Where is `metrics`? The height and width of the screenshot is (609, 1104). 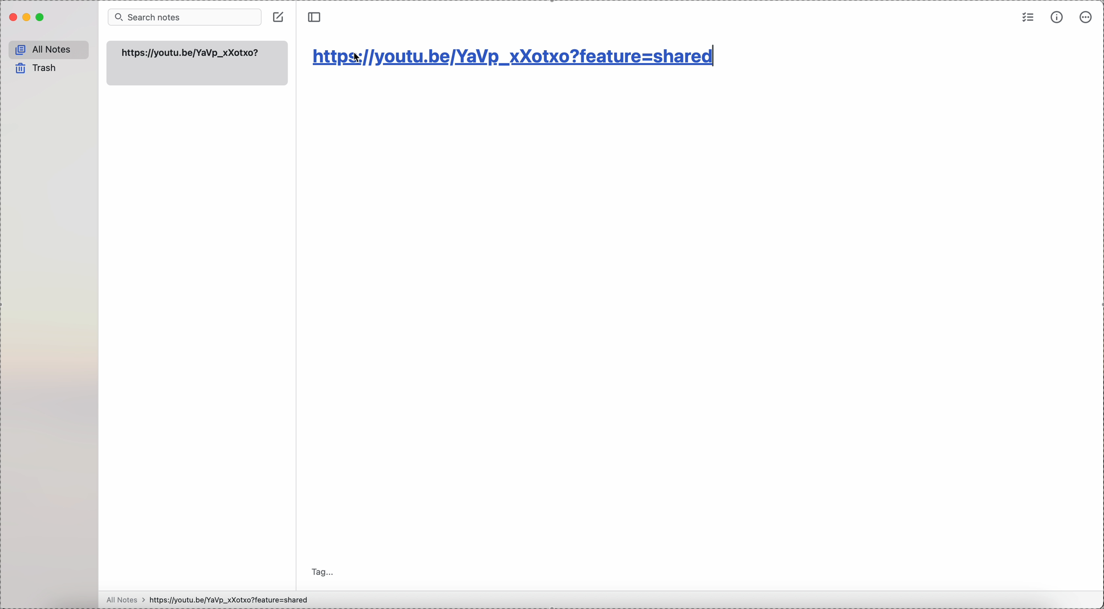 metrics is located at coordinates (1059, 18).